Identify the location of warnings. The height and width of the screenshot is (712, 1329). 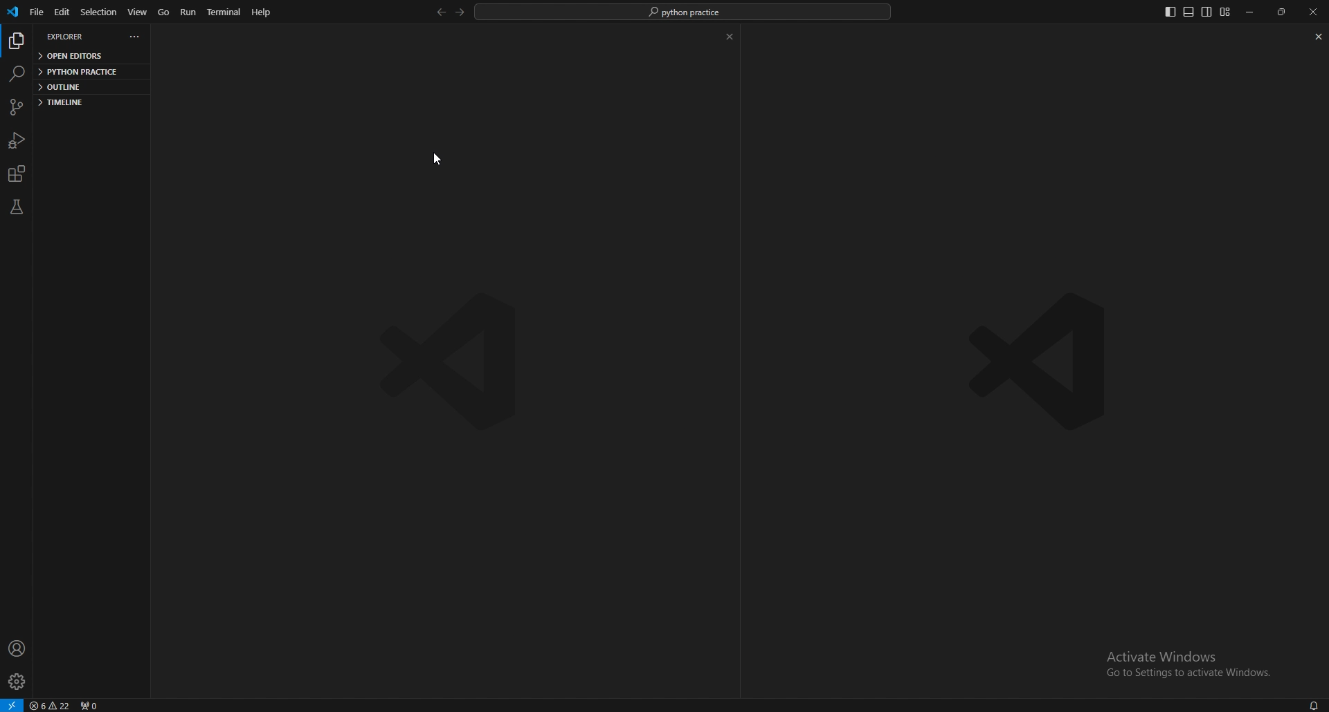
(51, 705).